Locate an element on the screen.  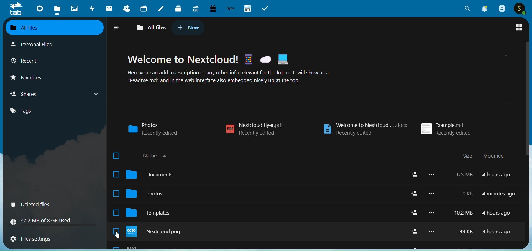
More is located at coordinates (432, 193).